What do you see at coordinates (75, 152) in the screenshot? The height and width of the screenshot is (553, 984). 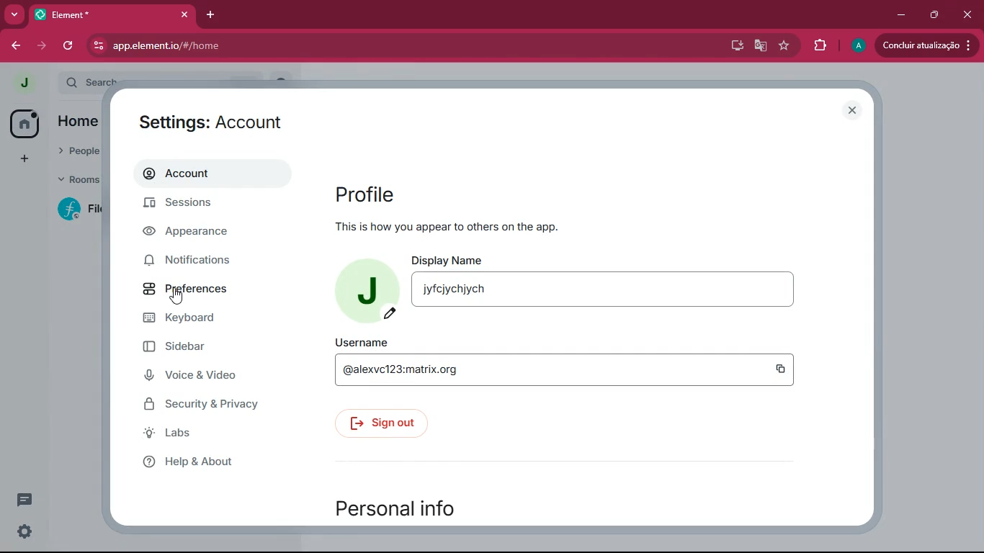 I see `people` at bounding box center [75, 152].